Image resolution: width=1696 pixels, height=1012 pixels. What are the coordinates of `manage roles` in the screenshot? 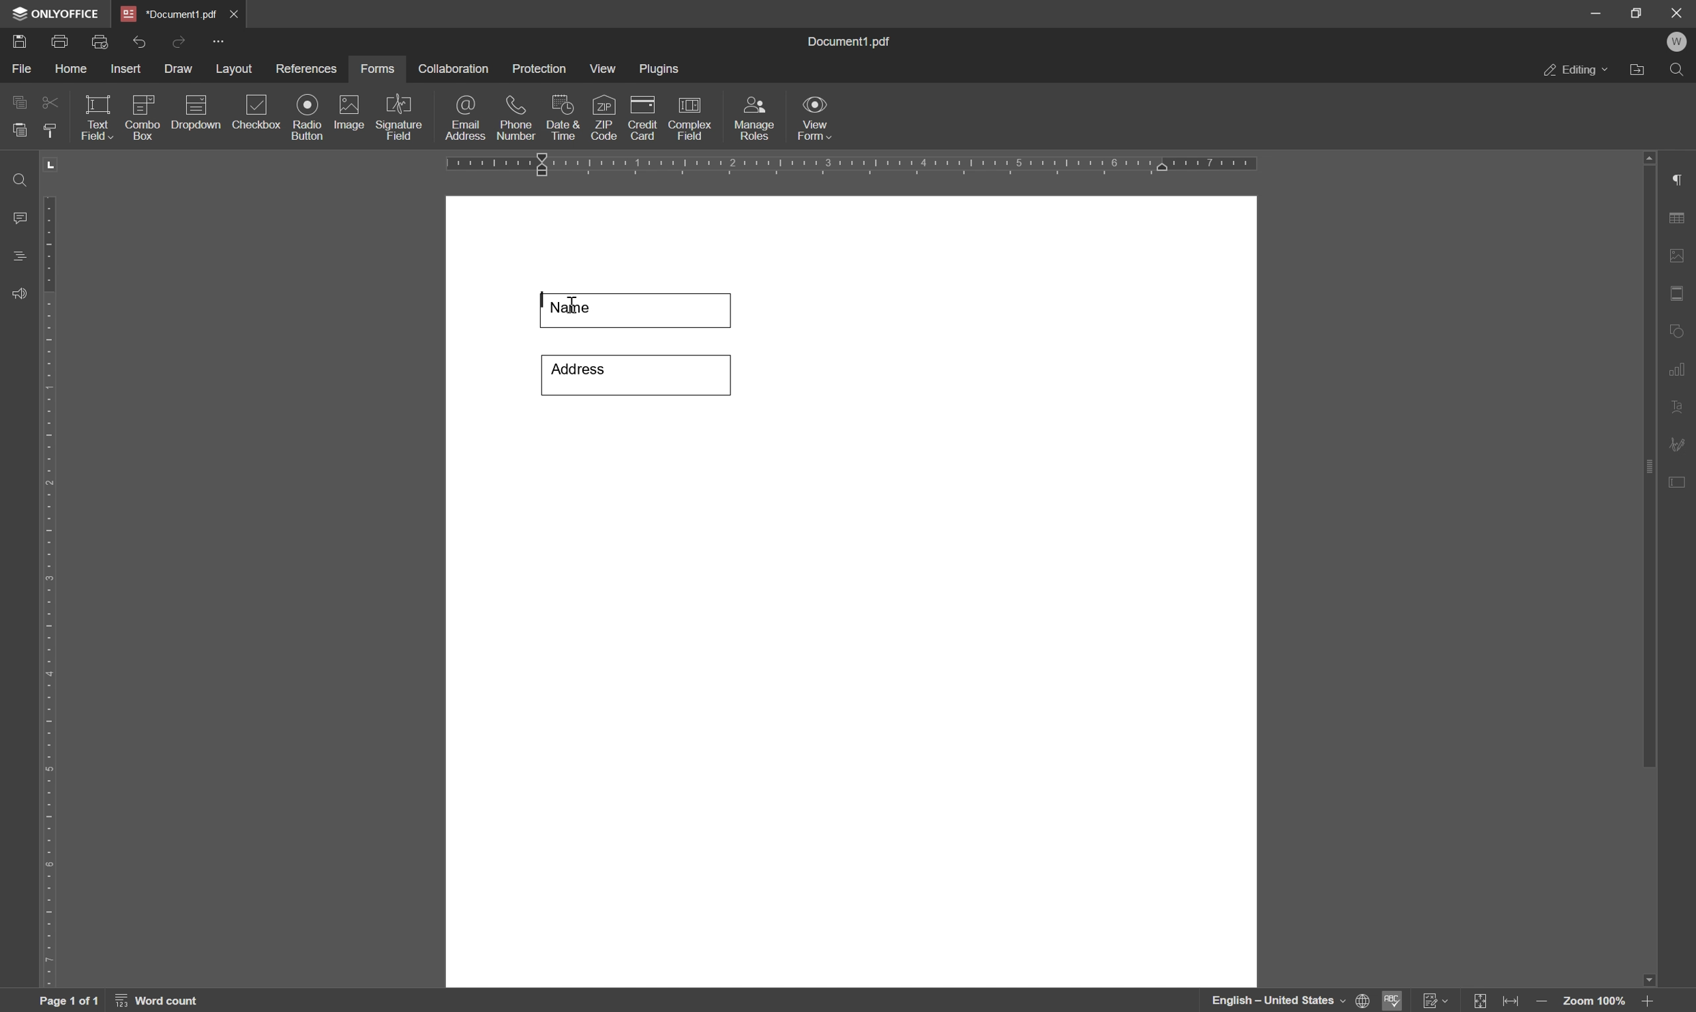 It's located at (754, 120).